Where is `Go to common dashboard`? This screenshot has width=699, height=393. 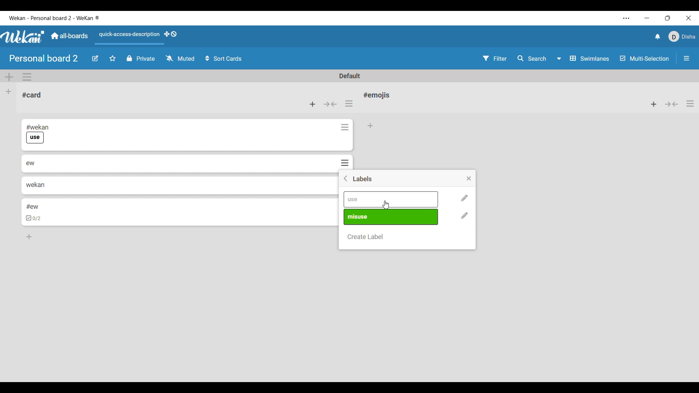
Go to common dashboard is located at coordinates (70, 36).